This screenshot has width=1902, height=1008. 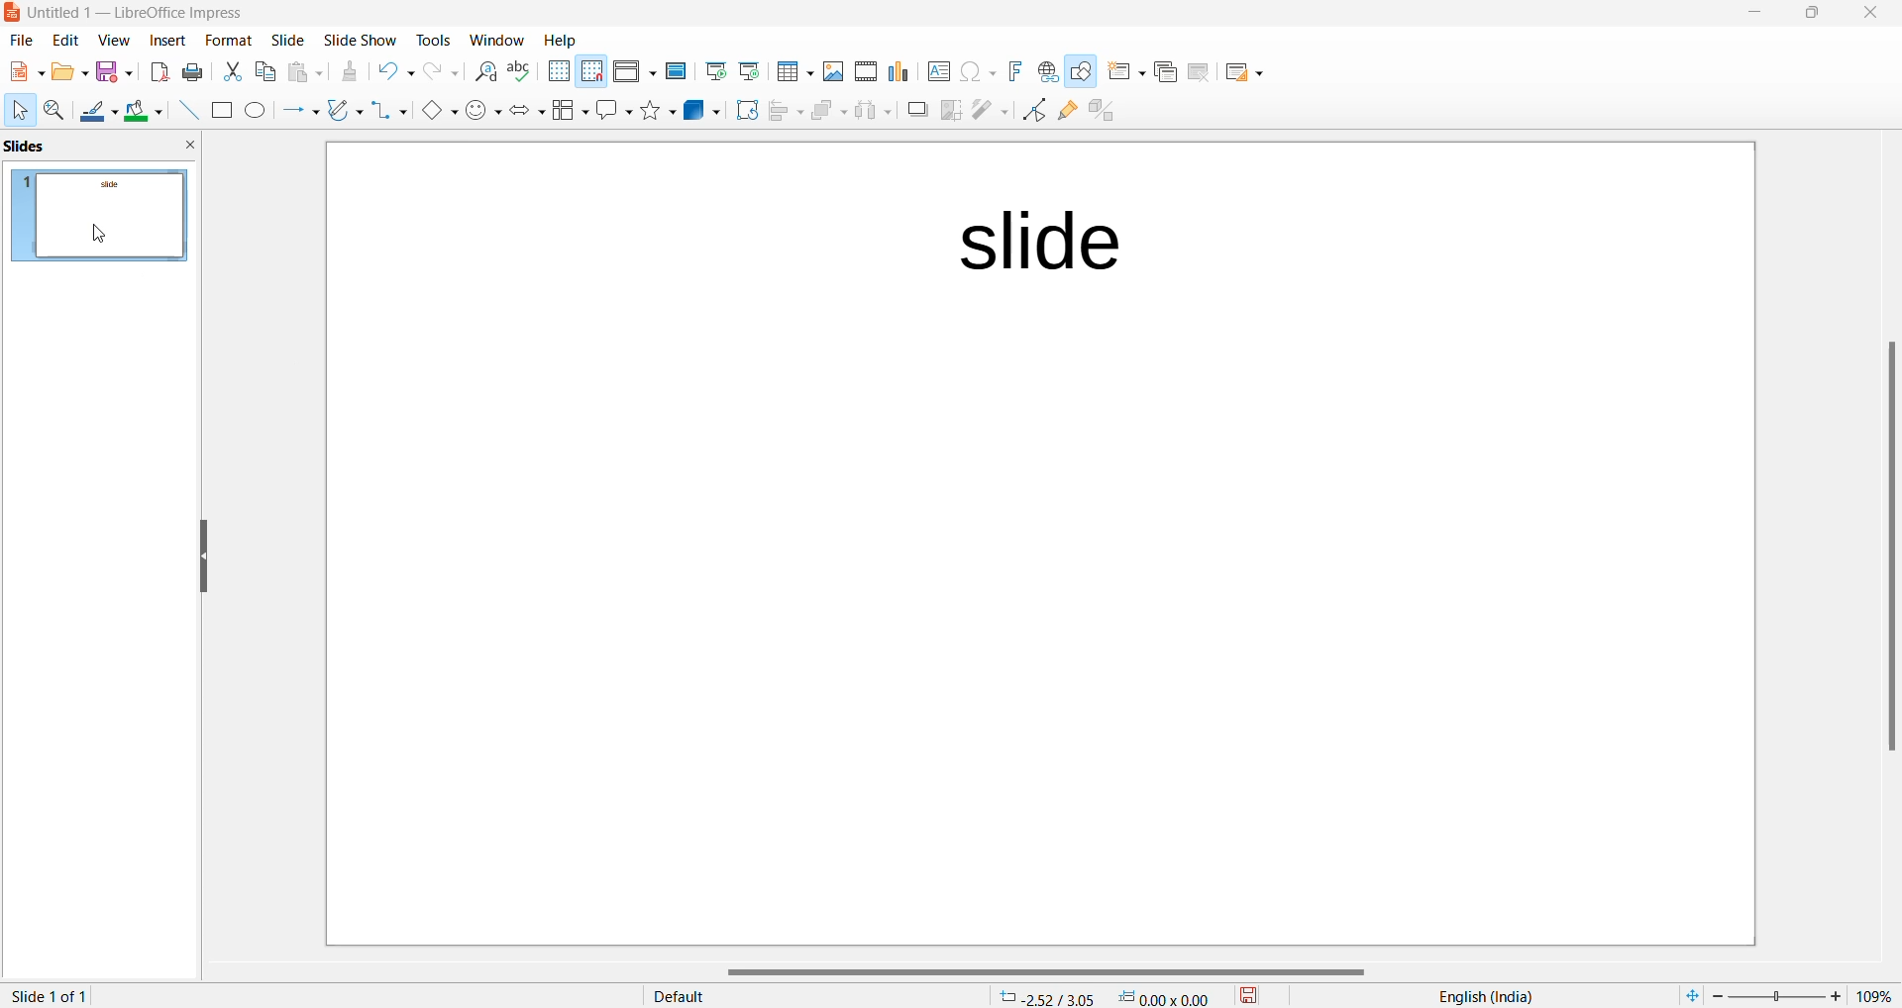 What do you see at coordinates (55, 114) in the screenshot?
I see `zoom and pan ` at bounding box center [55, 114].